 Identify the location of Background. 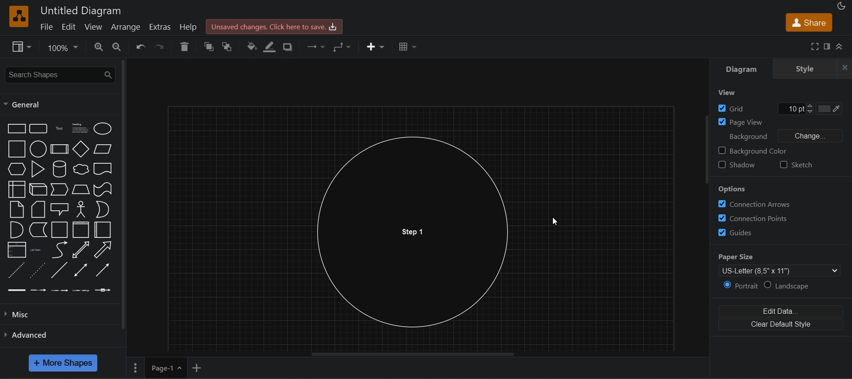
(745, 138).